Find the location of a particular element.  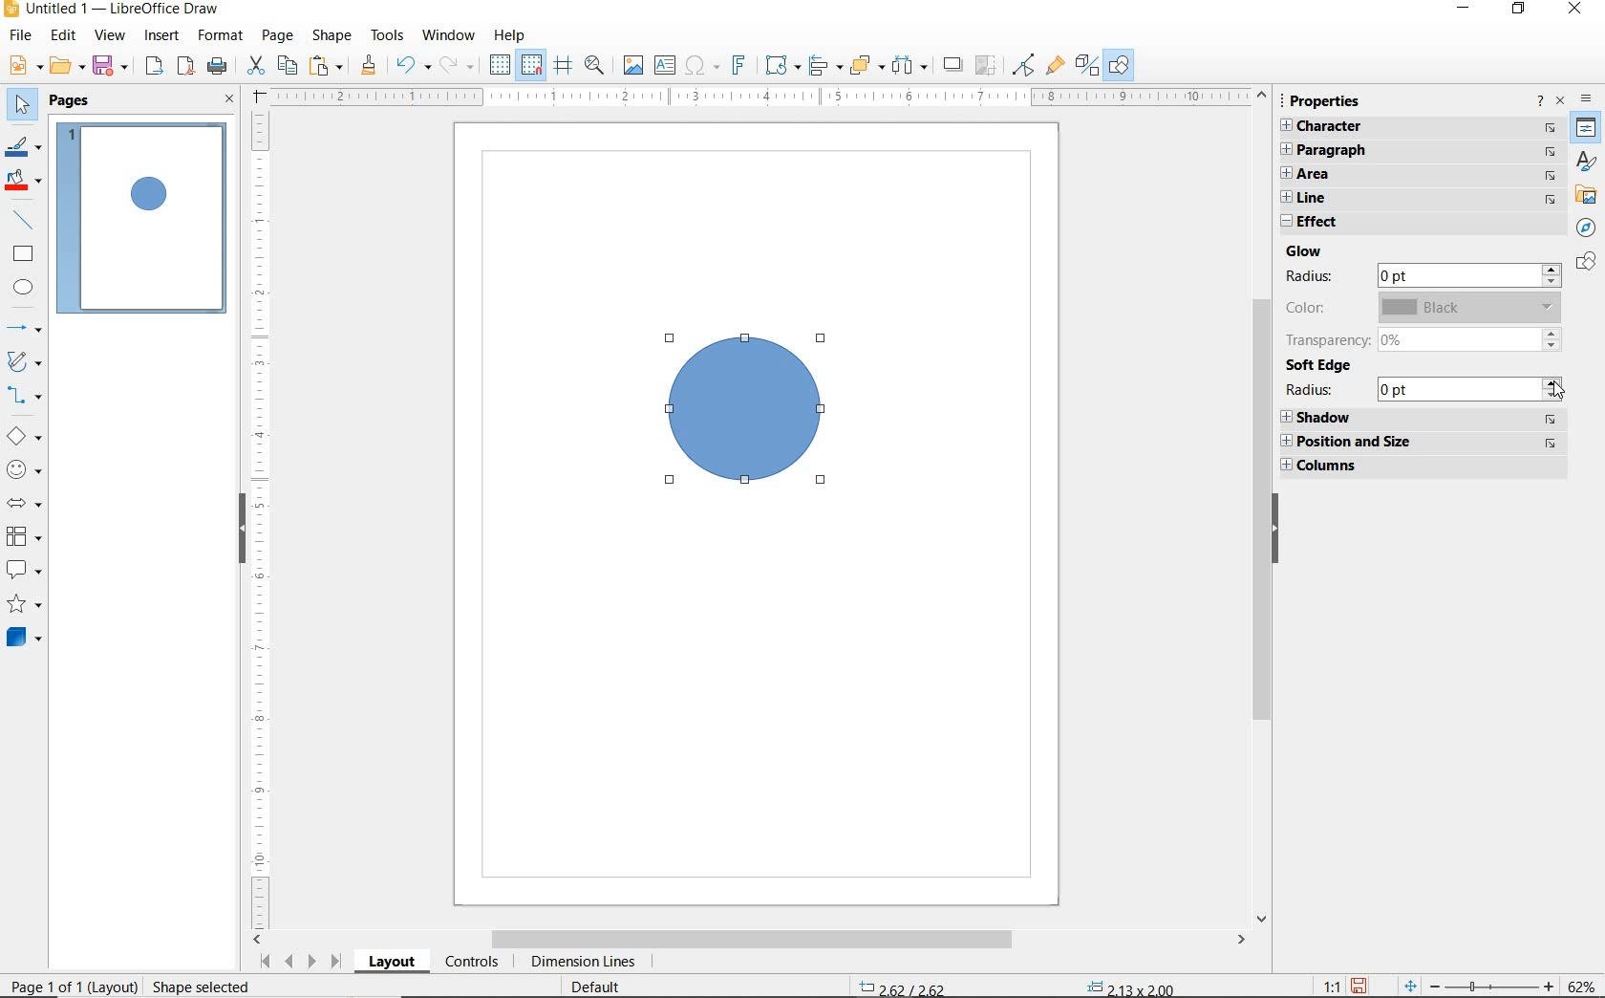

SELECT ATLEAST 3 OBJECTS TO DISTRIBUTE is located at coordinates (909, 66).